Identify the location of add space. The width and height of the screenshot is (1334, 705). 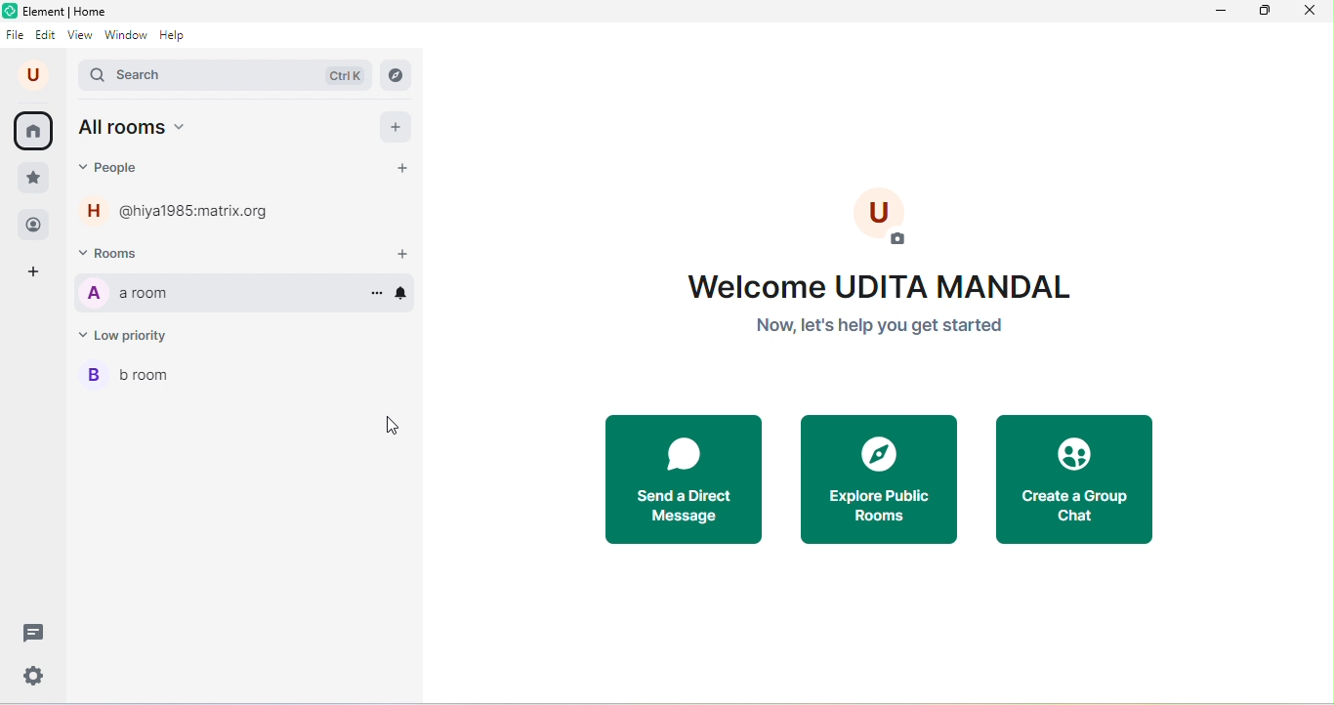
(33, 270).